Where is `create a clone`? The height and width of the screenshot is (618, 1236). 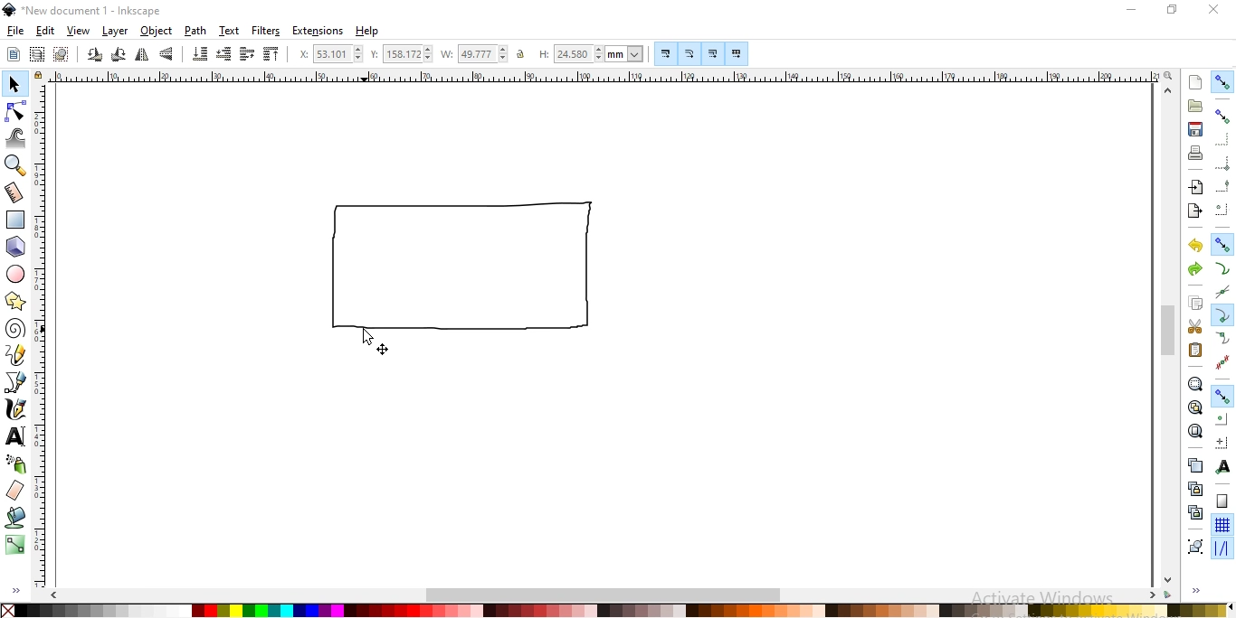
create a clone is located at coordinates (1193, 489).